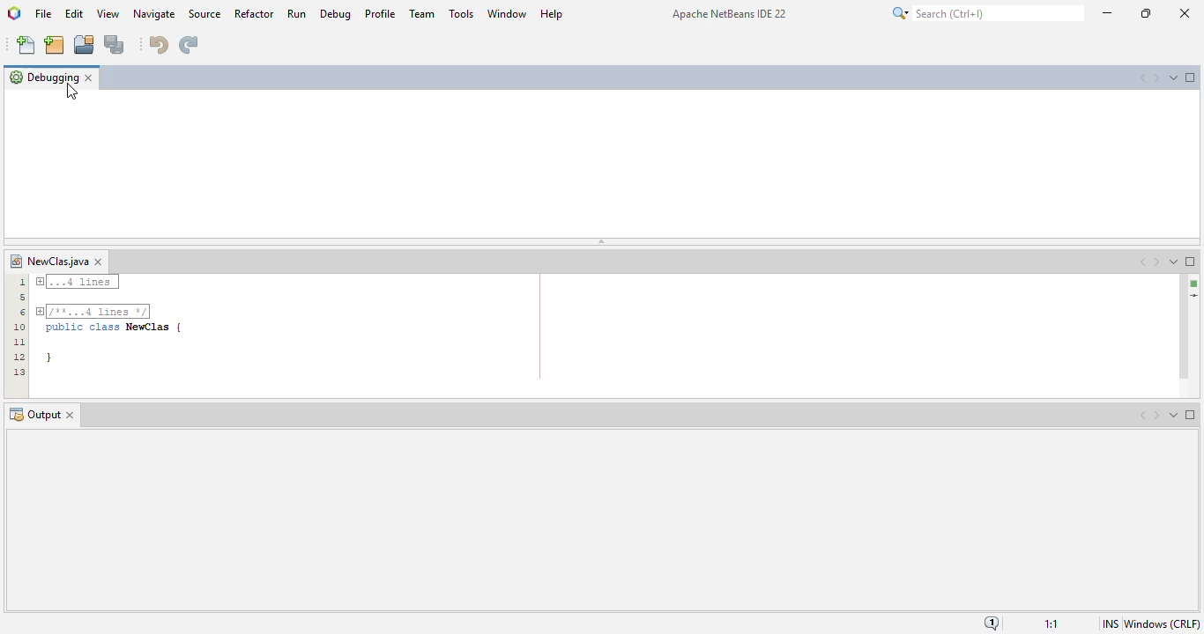  I want to click on maximize window, so click(1191, 415).